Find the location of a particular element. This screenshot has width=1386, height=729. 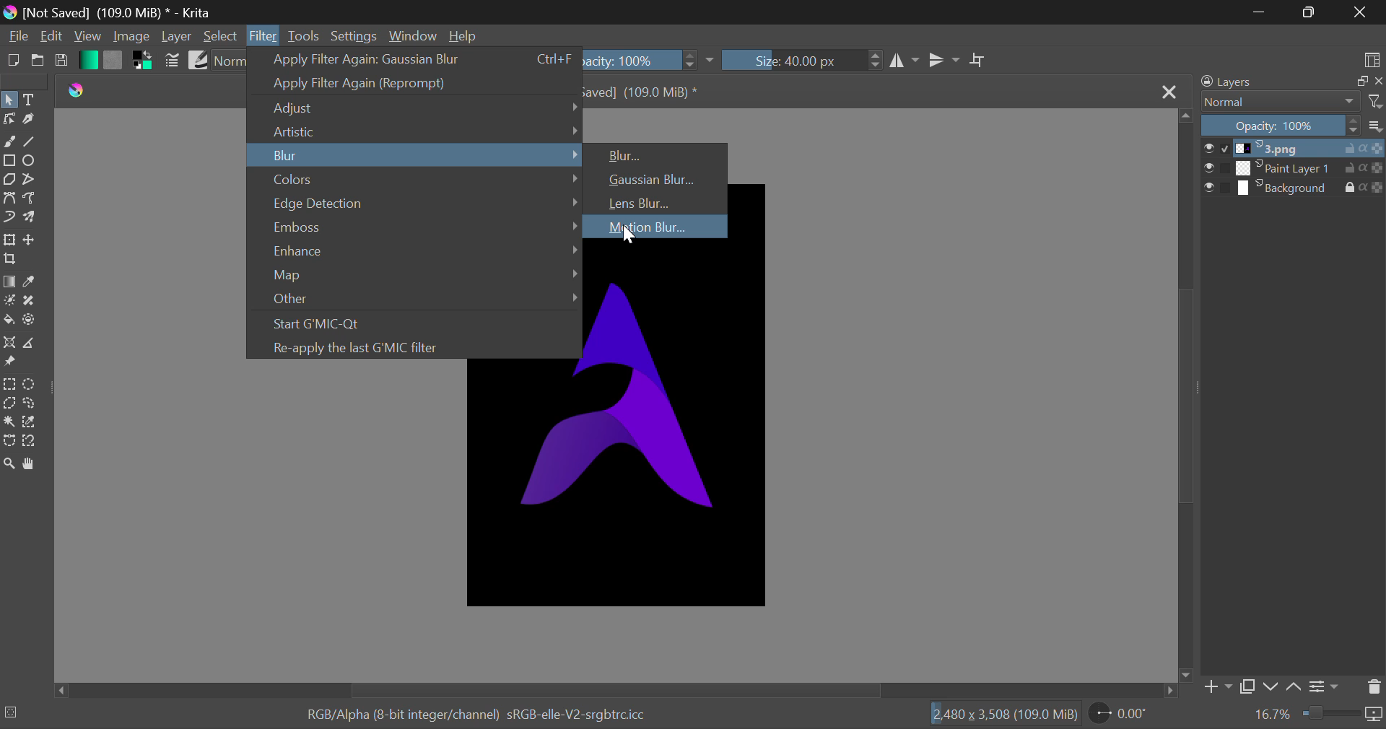

New is located at coordinates (12, 61).